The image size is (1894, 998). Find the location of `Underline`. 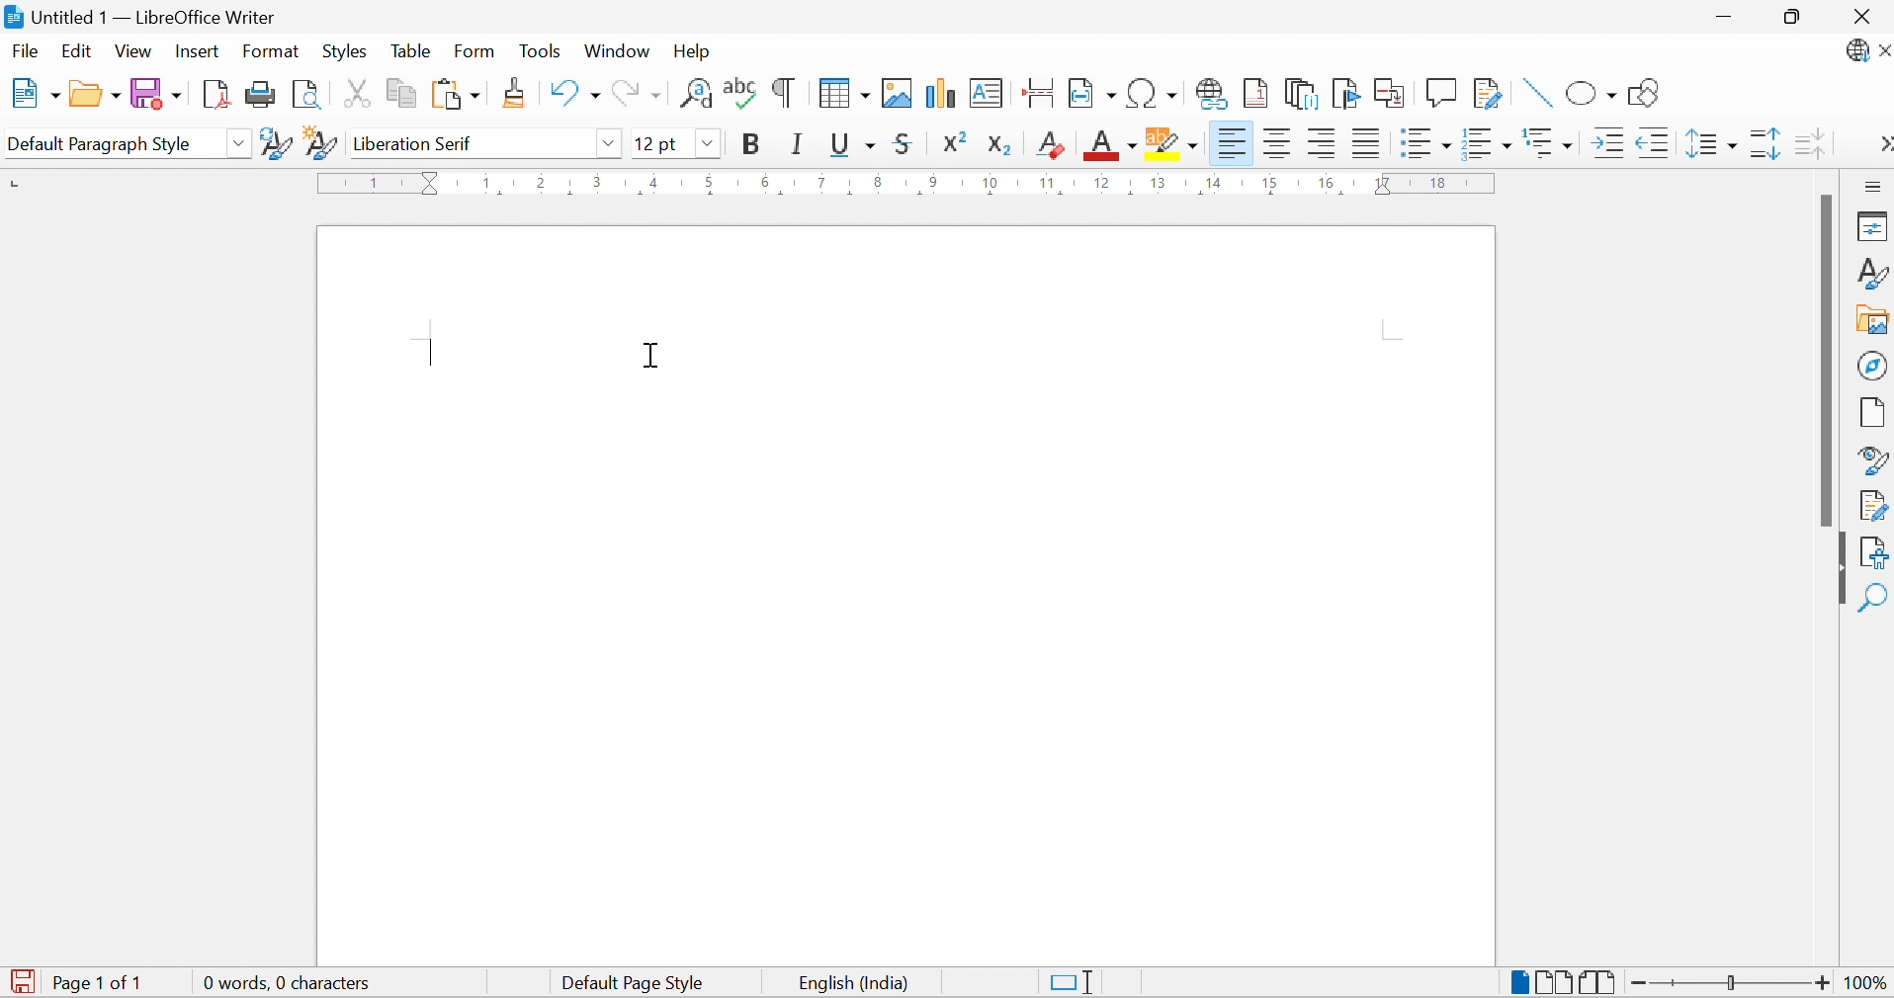

Underline is located at coordinates (852, 146).